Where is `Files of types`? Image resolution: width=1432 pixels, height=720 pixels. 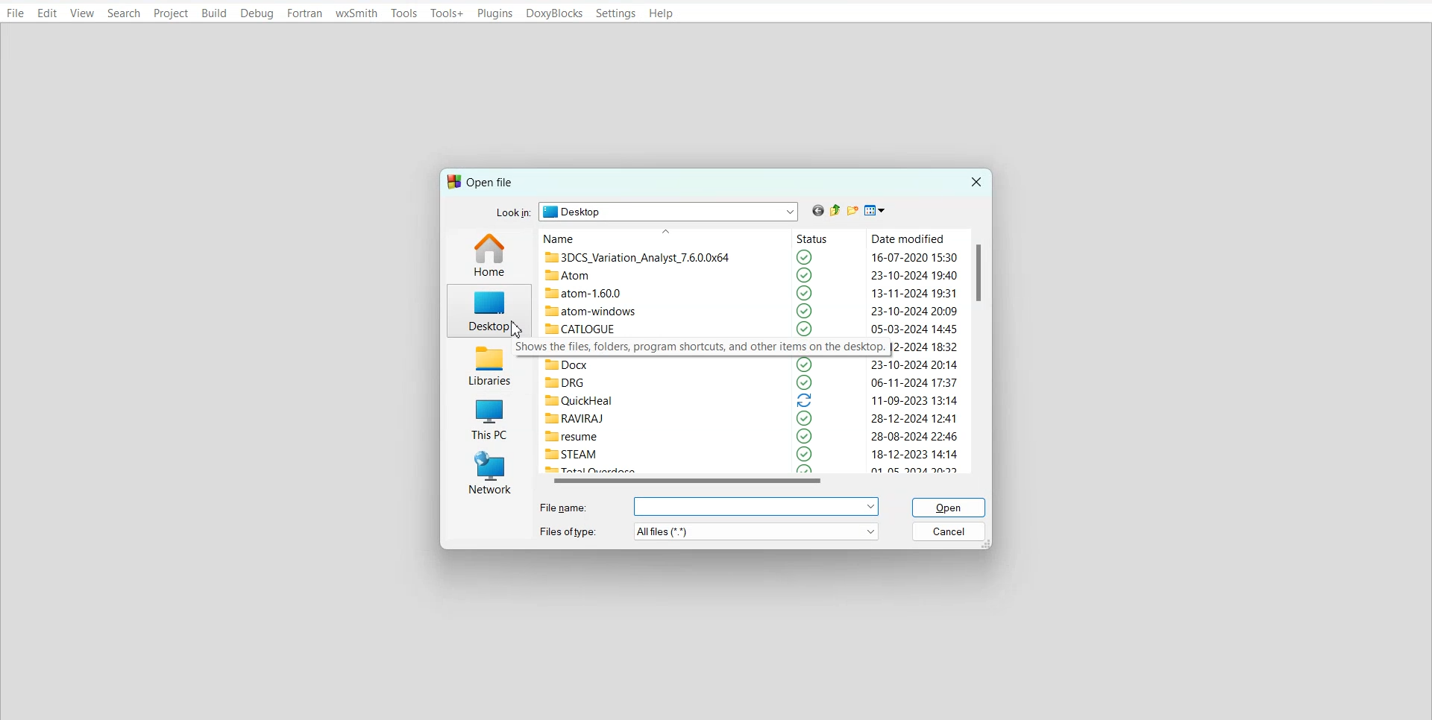 Files of types is located at coordinates (568, 531).